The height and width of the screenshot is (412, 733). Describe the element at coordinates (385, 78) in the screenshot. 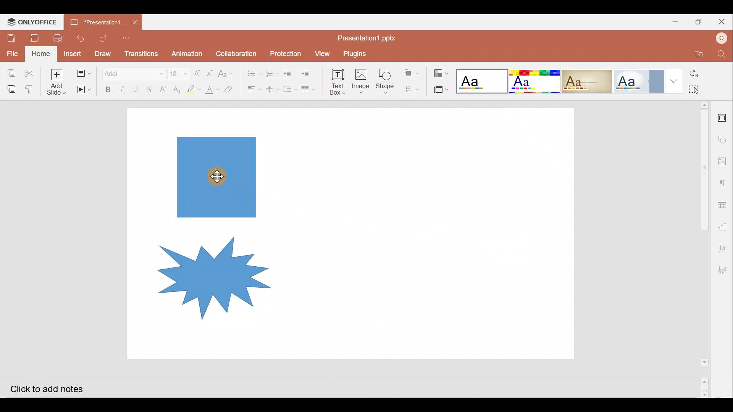

I see `Insert shape` at that location.